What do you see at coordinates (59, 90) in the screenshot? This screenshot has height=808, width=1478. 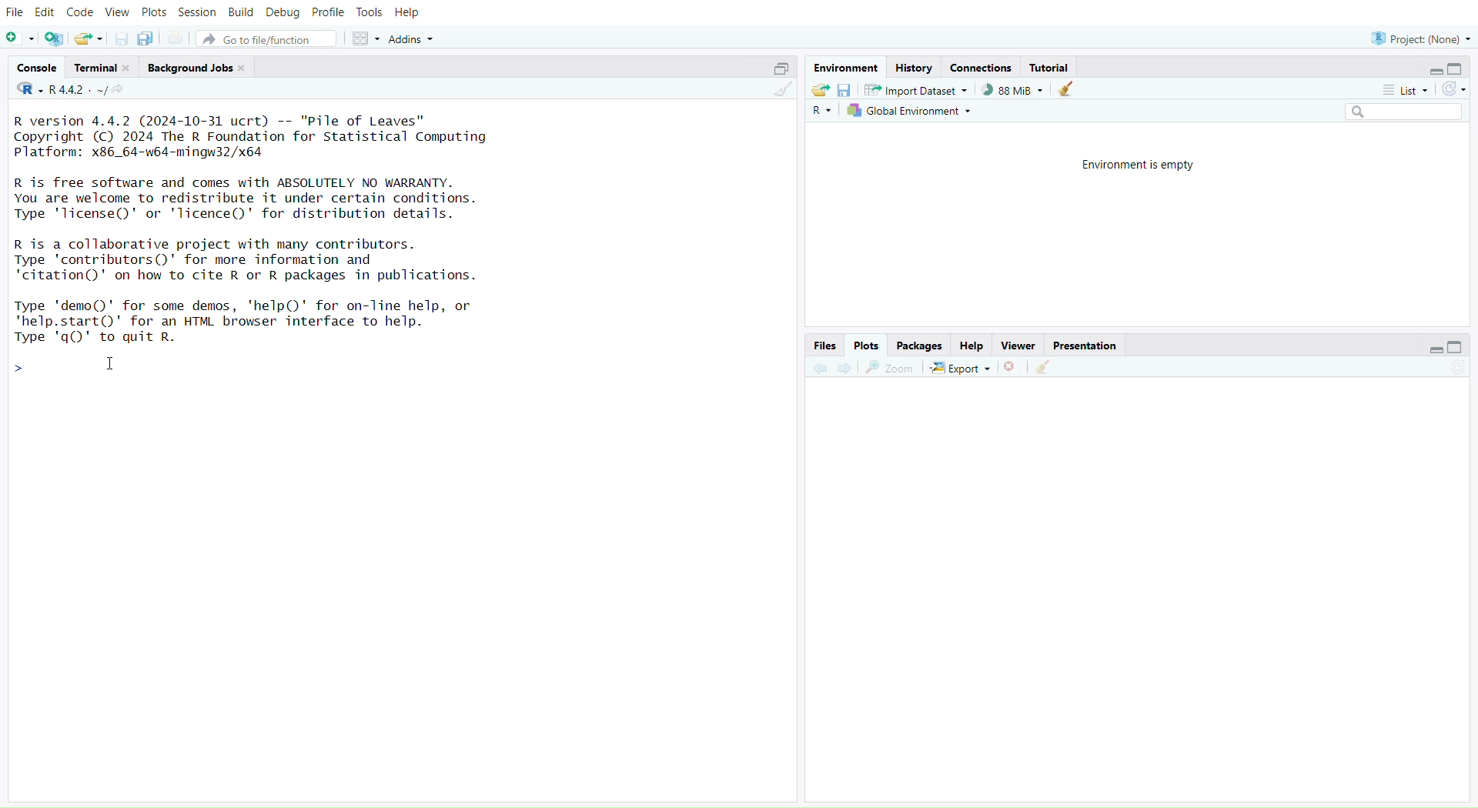 I see `R 4.4.2` at bounding box center [59, 90].